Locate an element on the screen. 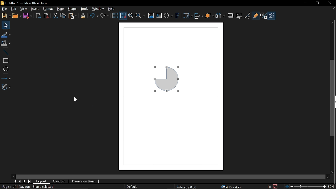 The height and width of the screenshot is (189, 336). Clone is located at coordinates (83, 16).